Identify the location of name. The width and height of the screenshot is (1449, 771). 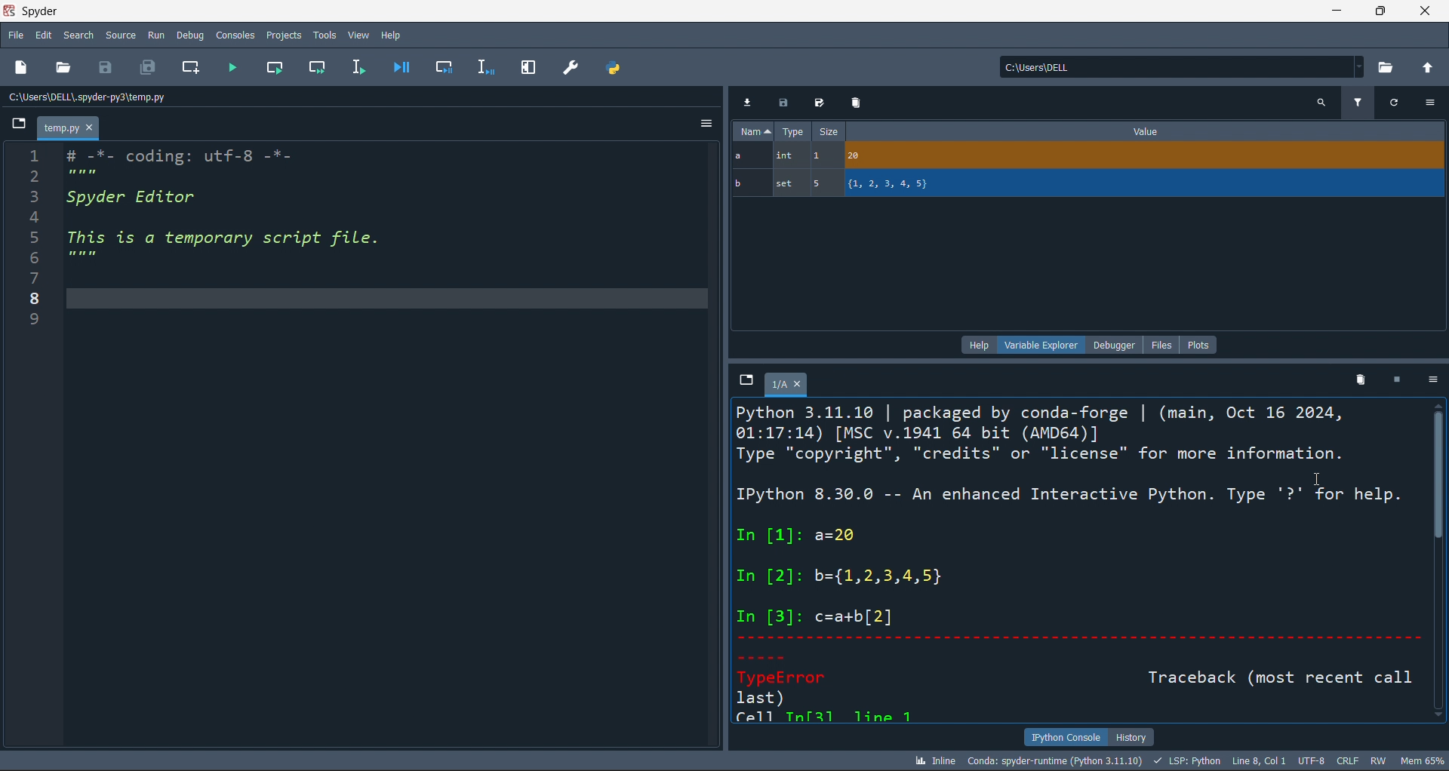
(751, 131).